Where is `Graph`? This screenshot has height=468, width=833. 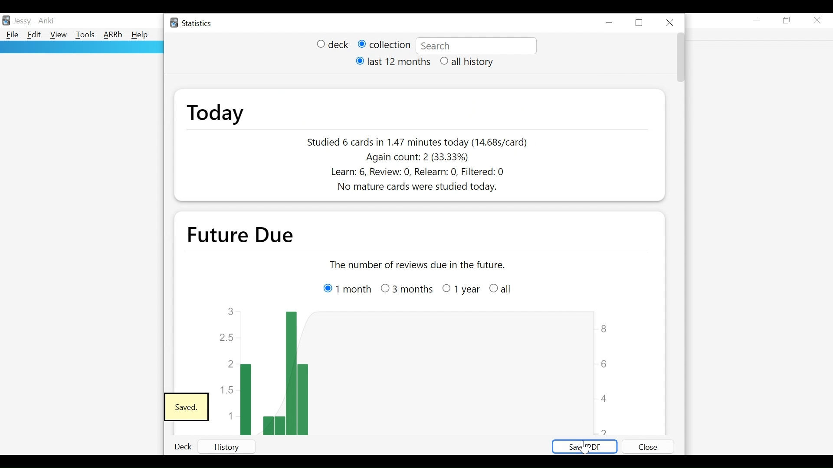
Graph is located at coordinates (415, 370).